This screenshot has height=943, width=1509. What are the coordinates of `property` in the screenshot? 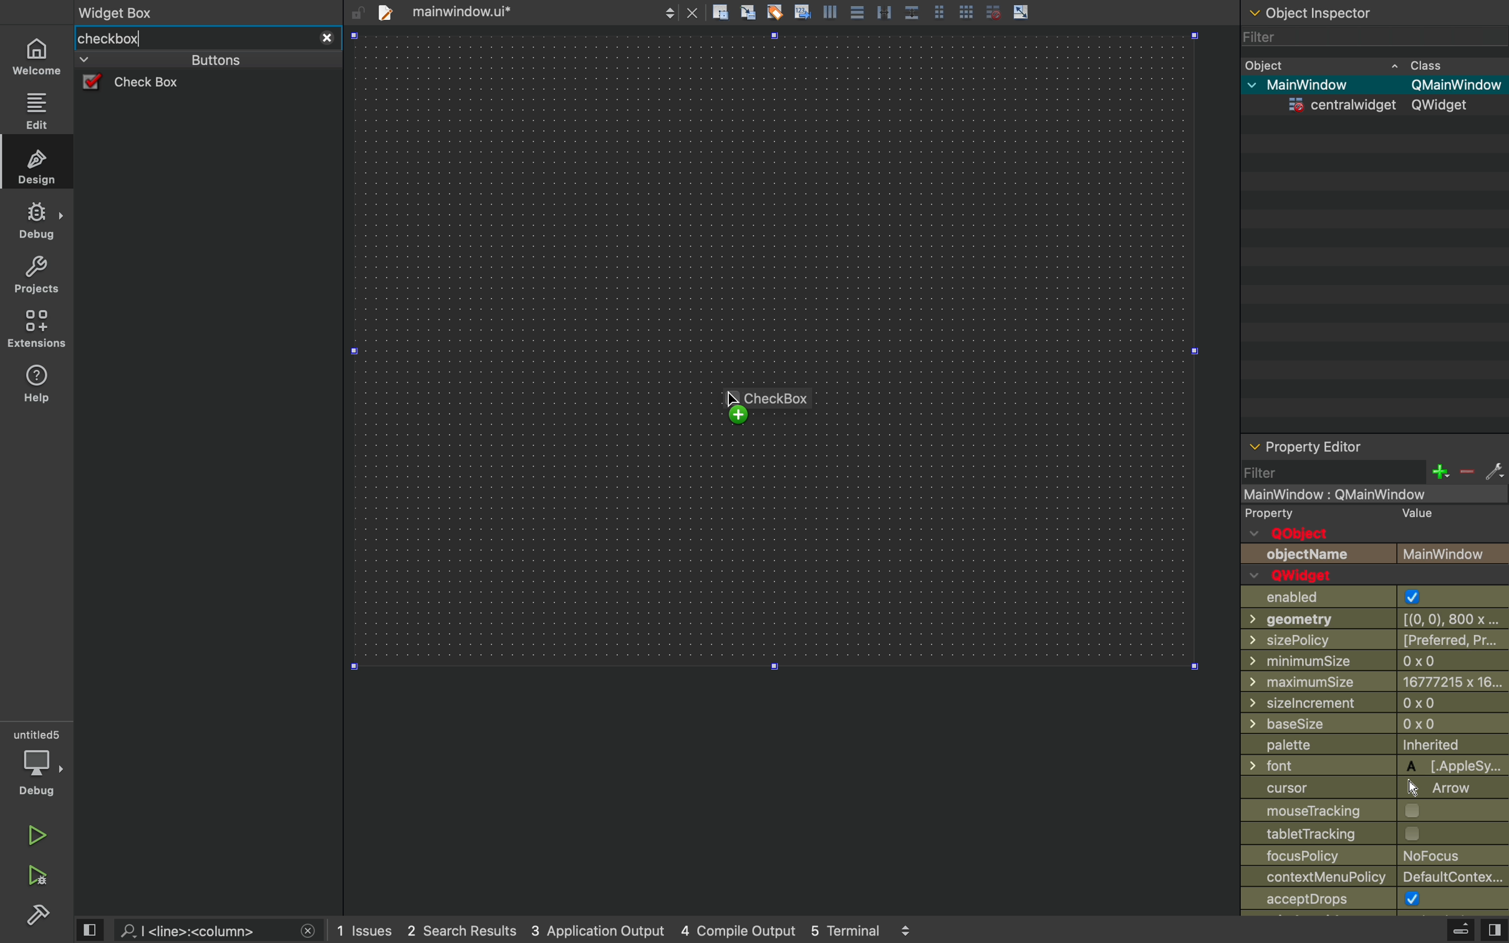 It's located at (1271, 515).